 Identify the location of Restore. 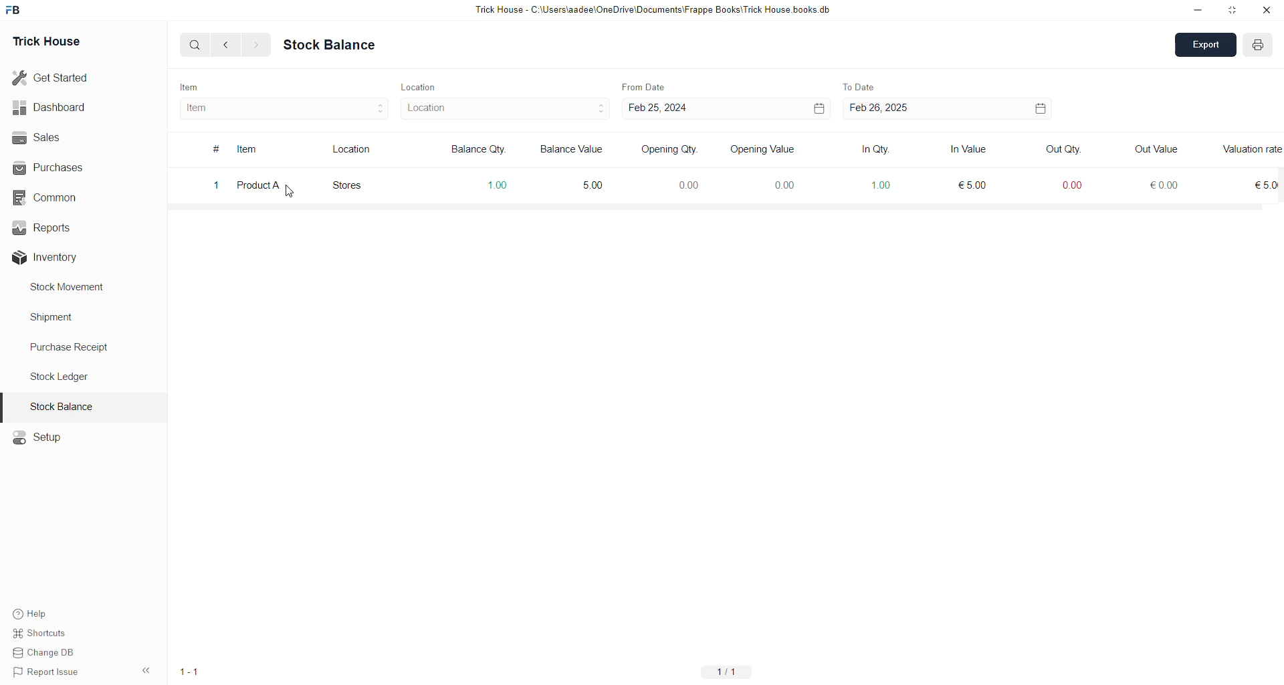
(1234, 11).